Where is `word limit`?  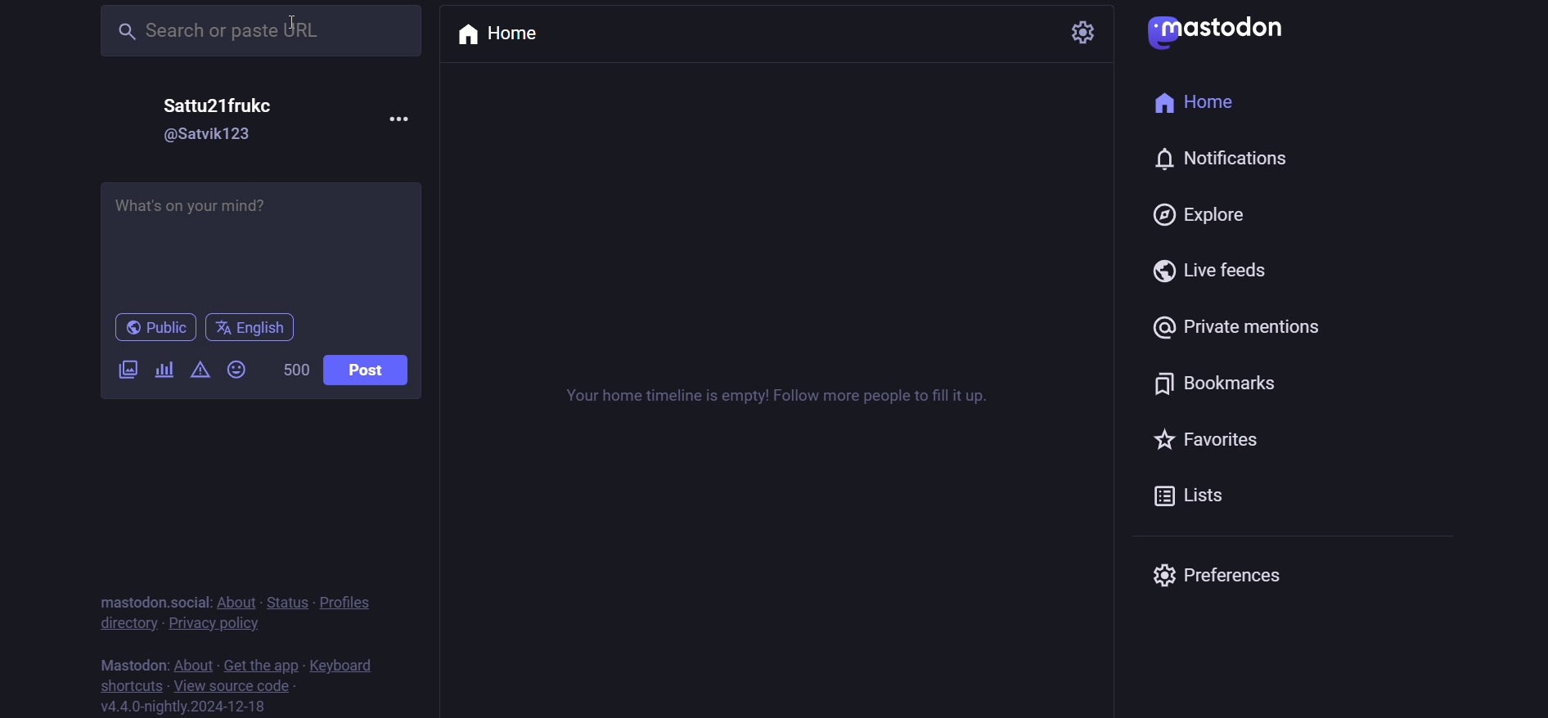 word limit is located at coordinates (294, 370).